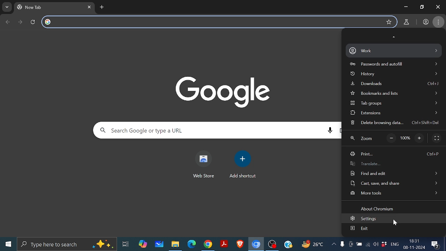 This screenshot has width=446, height=251. I want to click on Search tabs, so click(7, 7).